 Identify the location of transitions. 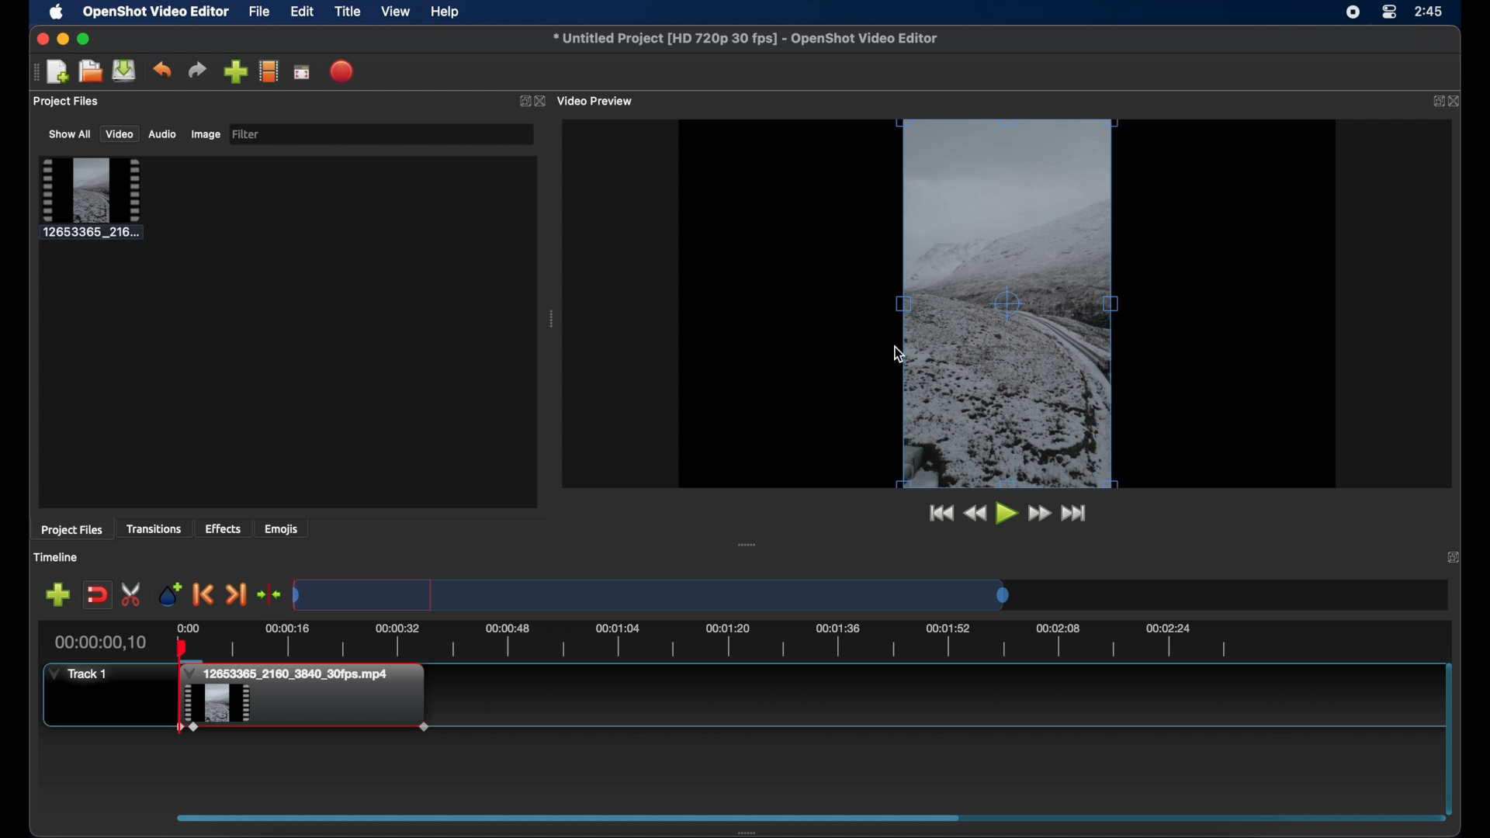
(156, 528).